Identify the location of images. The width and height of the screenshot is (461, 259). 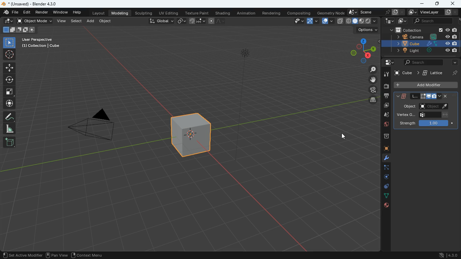
(402, 21).